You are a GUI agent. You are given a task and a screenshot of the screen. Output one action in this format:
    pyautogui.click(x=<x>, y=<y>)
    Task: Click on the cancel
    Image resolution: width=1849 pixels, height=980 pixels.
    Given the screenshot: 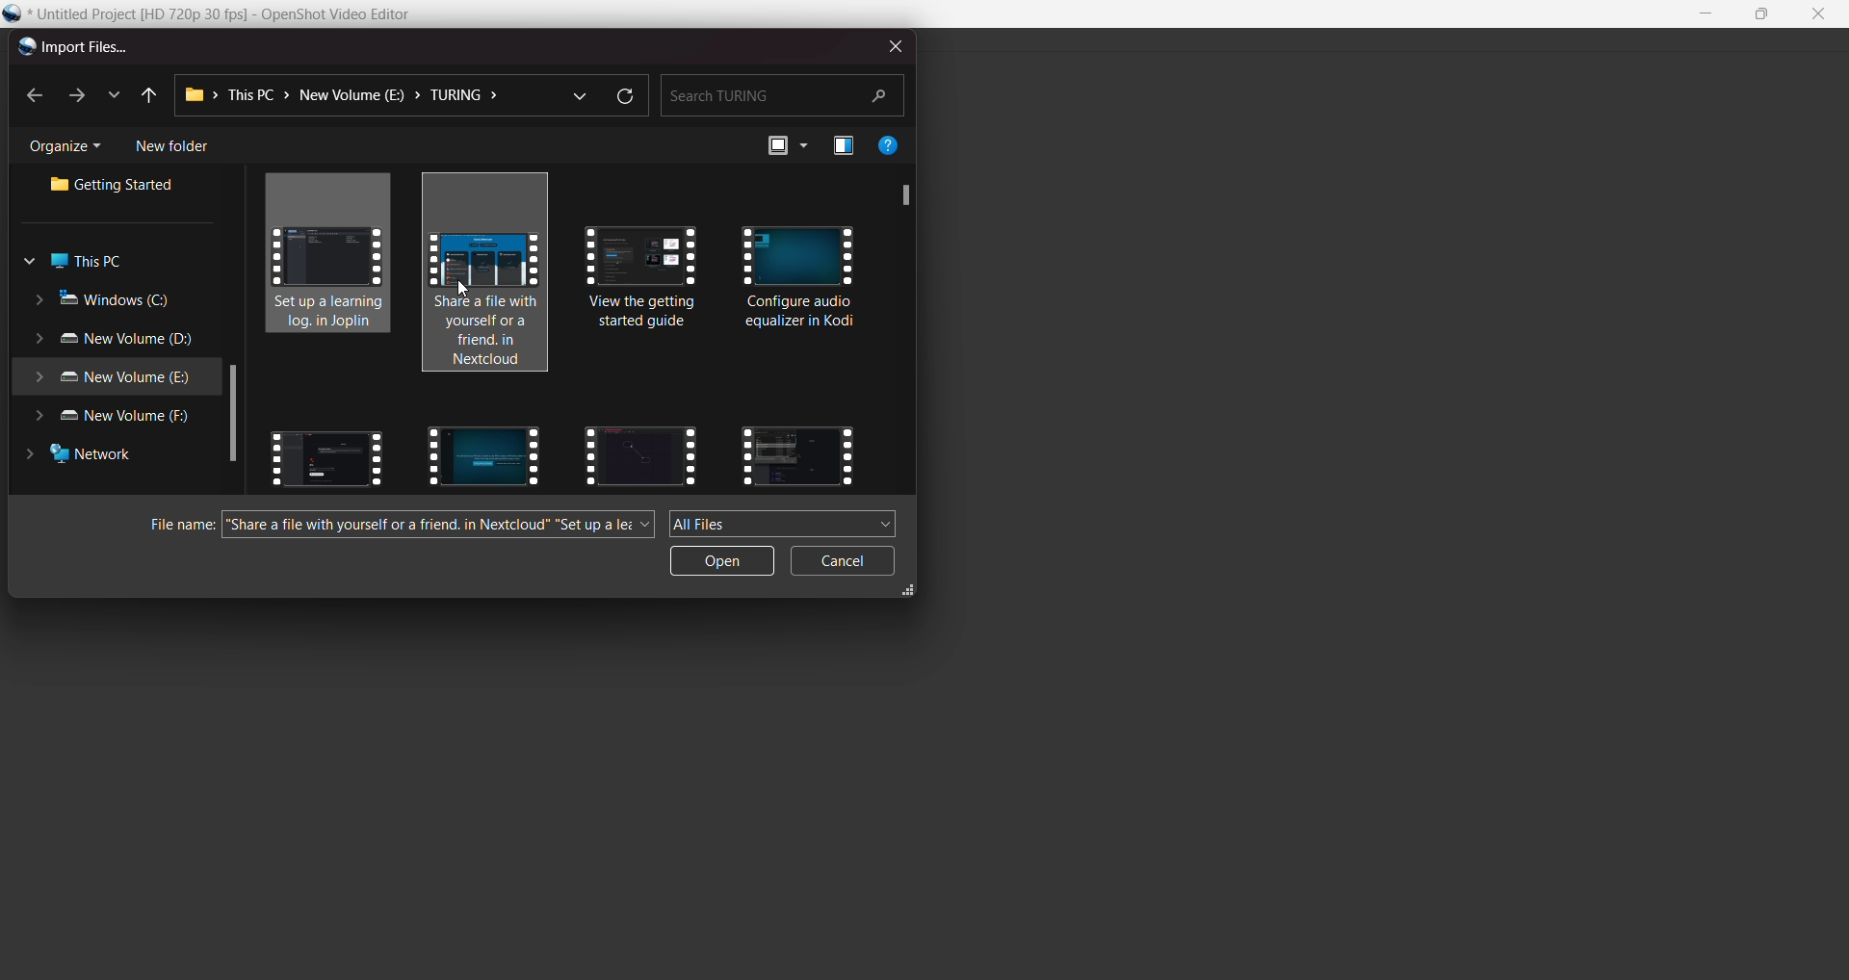 What is the action you would take?
    pyautogui.click(x=845, y=562)
    